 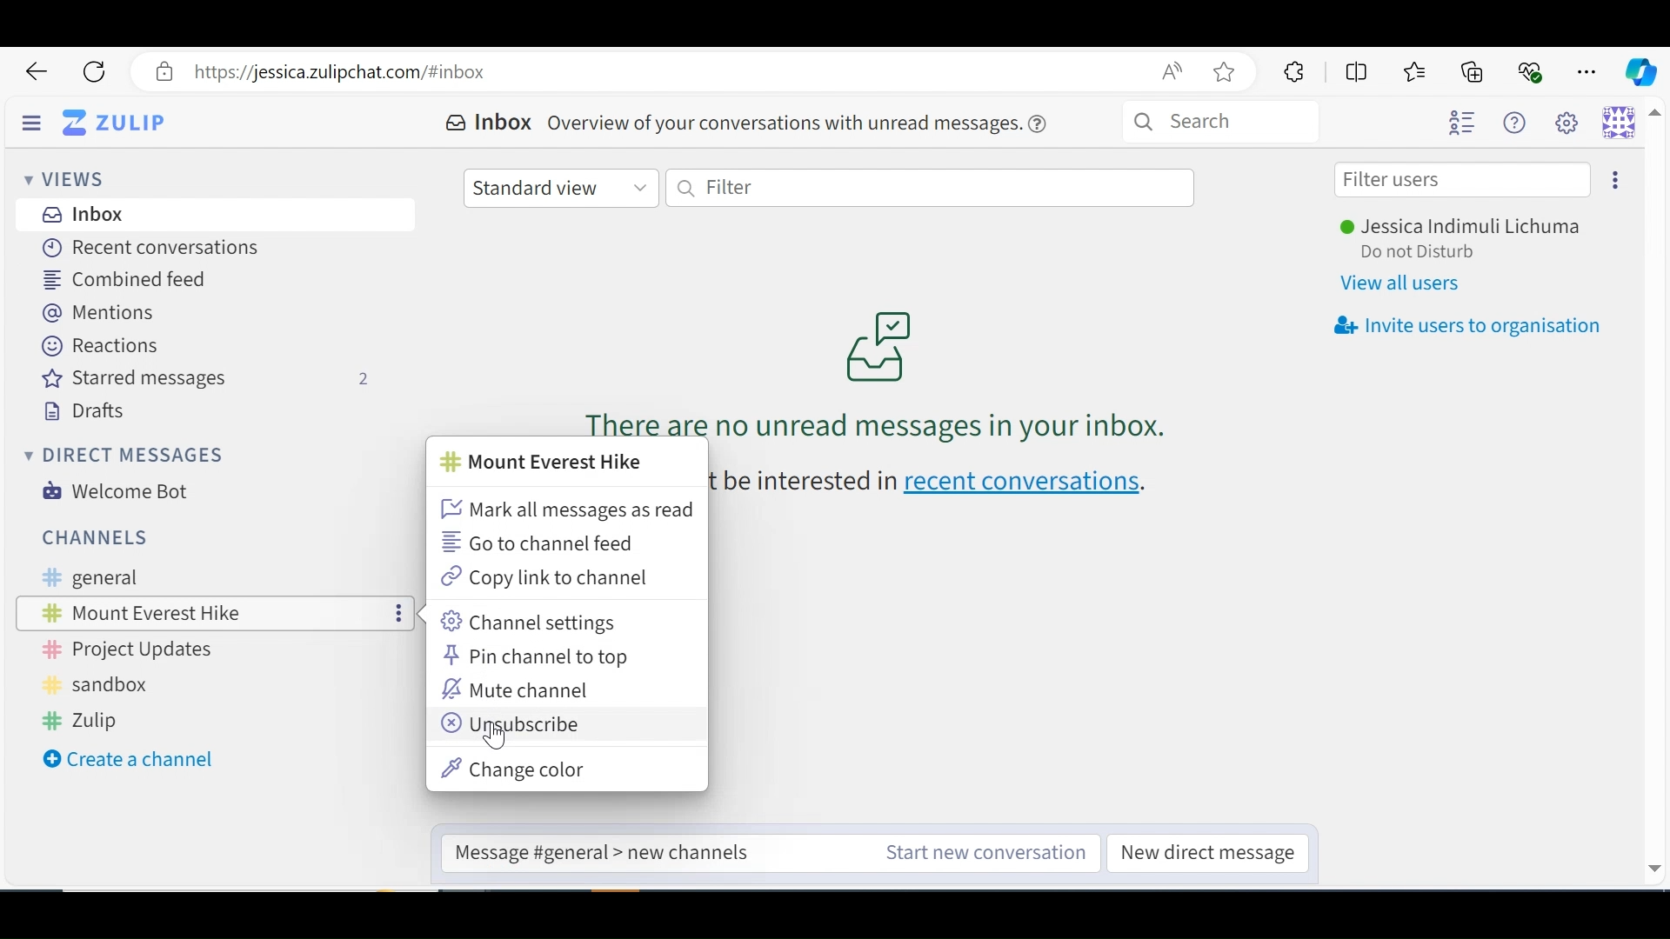 I want to click on overview, so click(x=805, y=122).